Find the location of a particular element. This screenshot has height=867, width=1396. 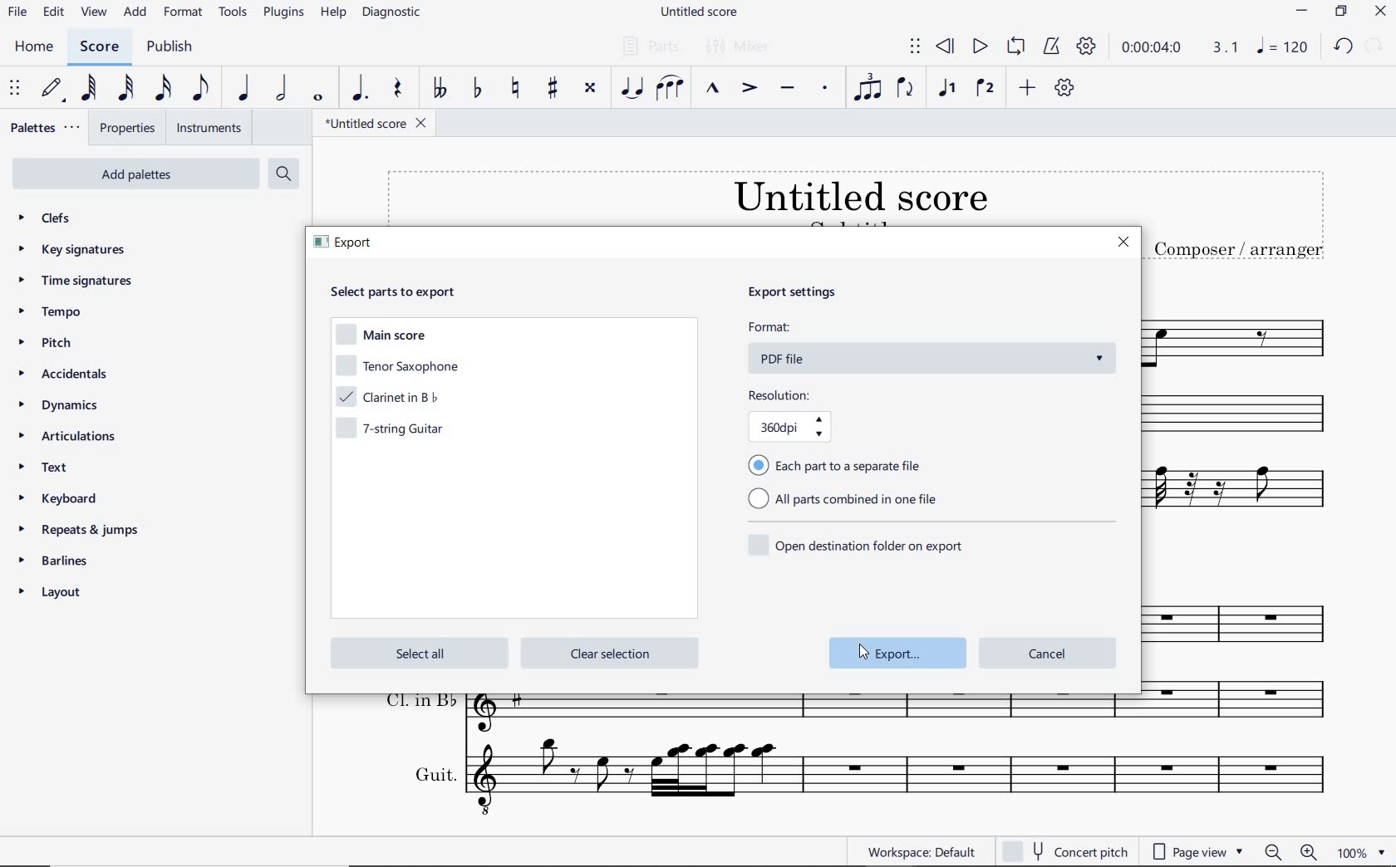

TEXT is located at coordinates (53, 469).